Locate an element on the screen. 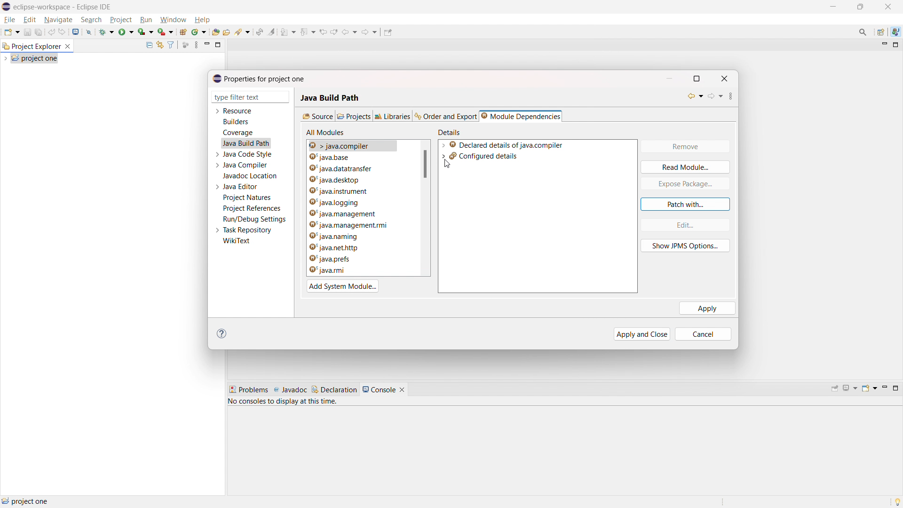 This screenshot has height=508, width=903. expand resource is located at coordinates (217, 111).